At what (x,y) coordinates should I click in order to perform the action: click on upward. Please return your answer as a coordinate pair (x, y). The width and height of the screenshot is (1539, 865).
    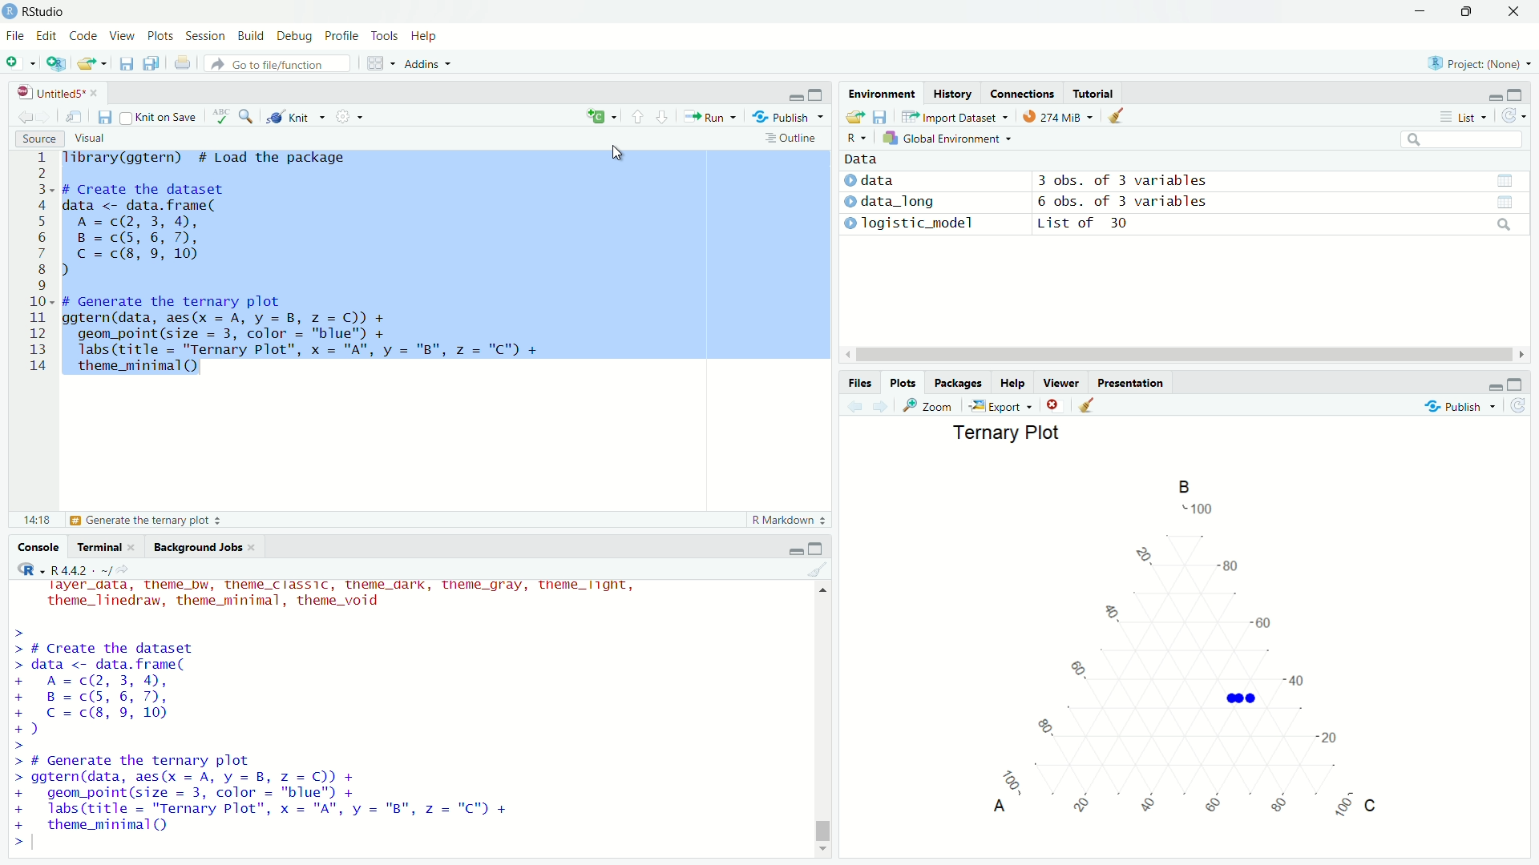
    Looking at the image, I should click on (638, 117).